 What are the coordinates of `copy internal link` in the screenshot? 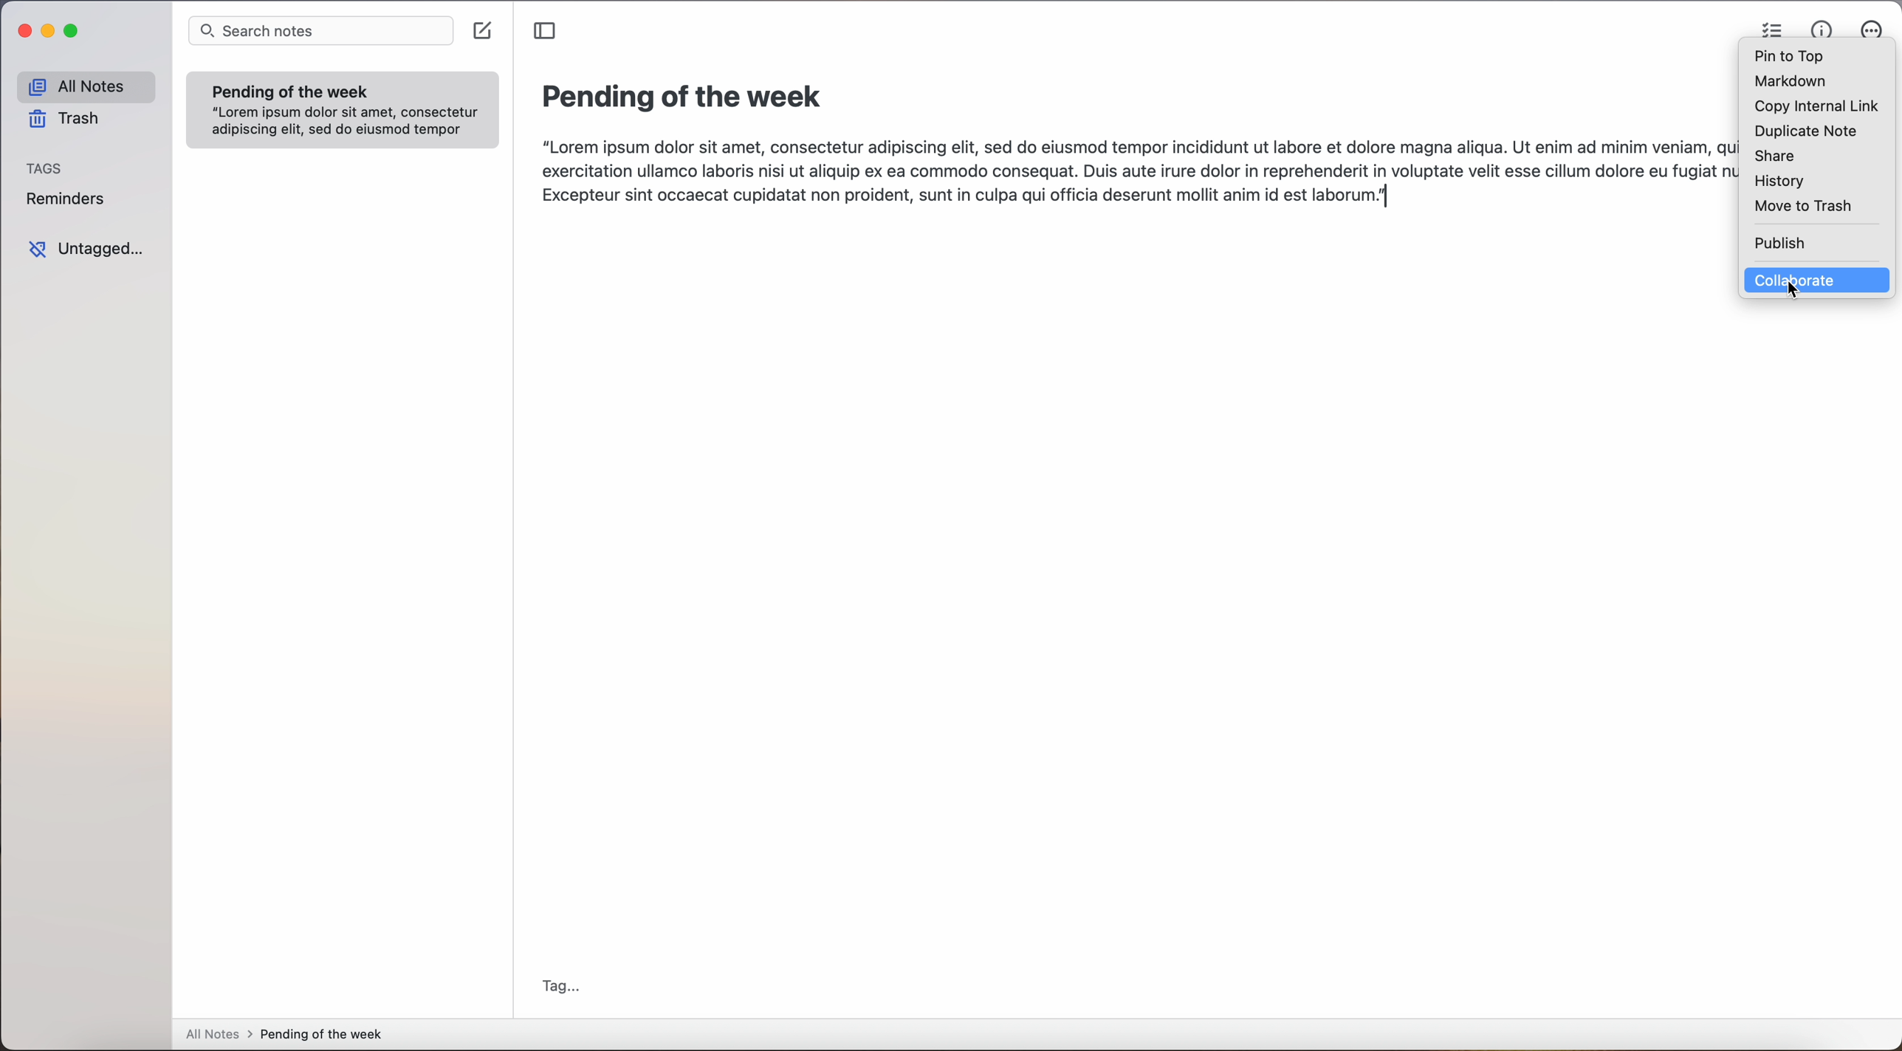 It's located at (1811, 107).